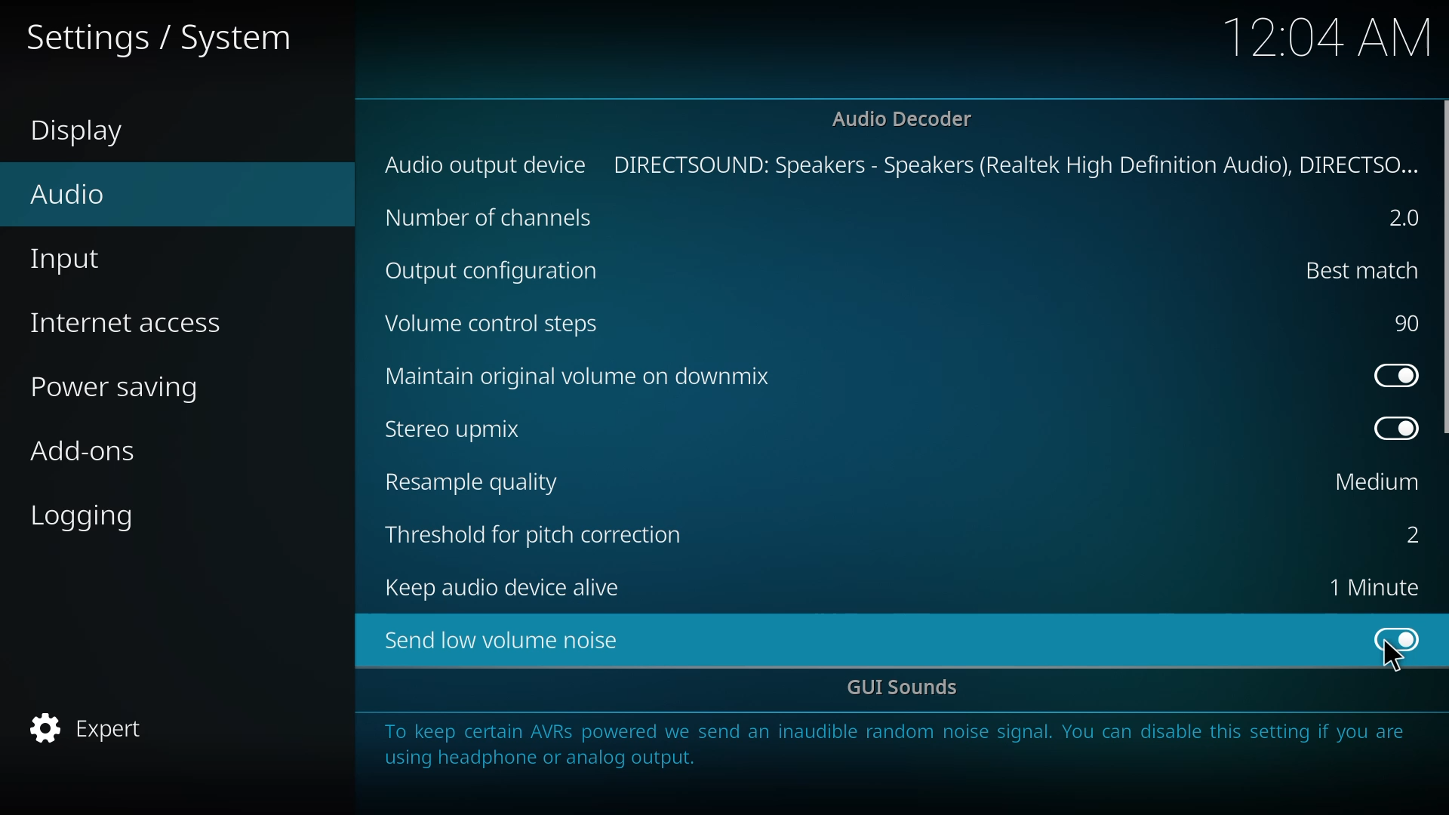  Describe the element at coordinates (82, 189) in the screenshot. I see `audio` at that location.